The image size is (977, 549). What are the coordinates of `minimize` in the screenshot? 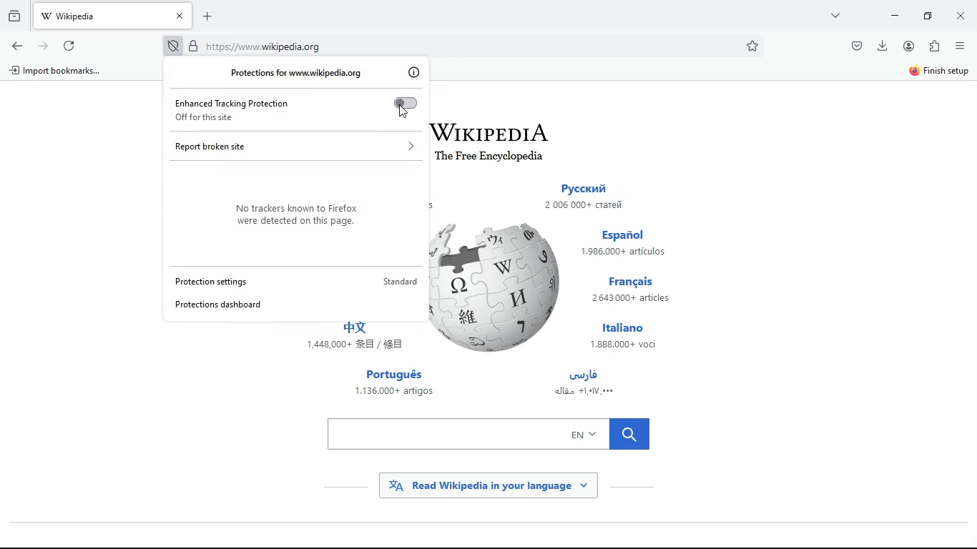 It's located at (895, 16).